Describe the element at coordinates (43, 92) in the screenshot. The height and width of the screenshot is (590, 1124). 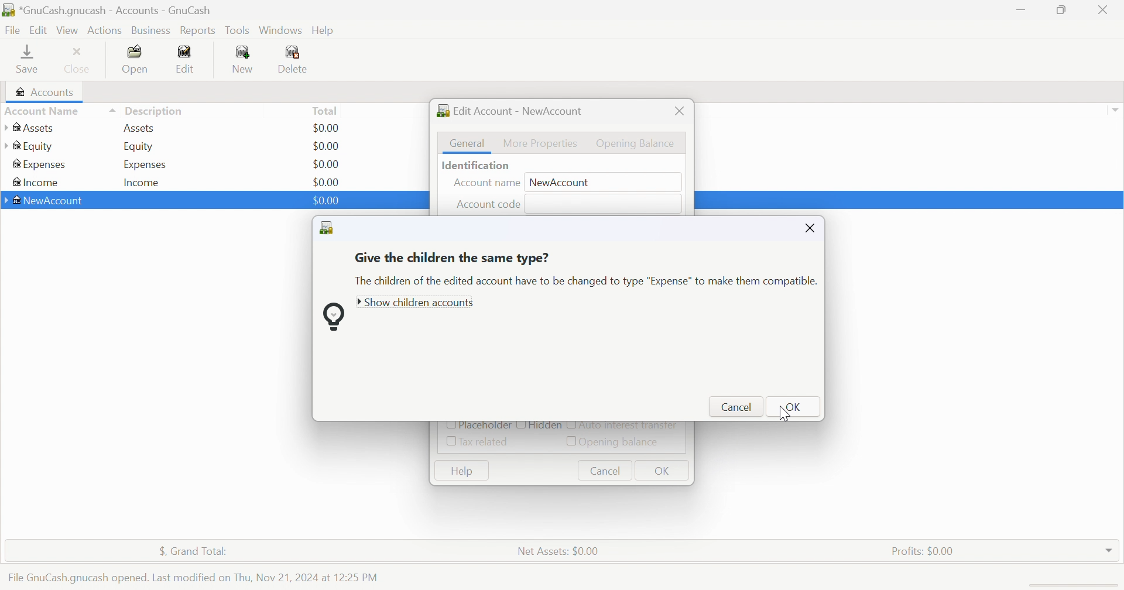
I see `Accounts` at that location.